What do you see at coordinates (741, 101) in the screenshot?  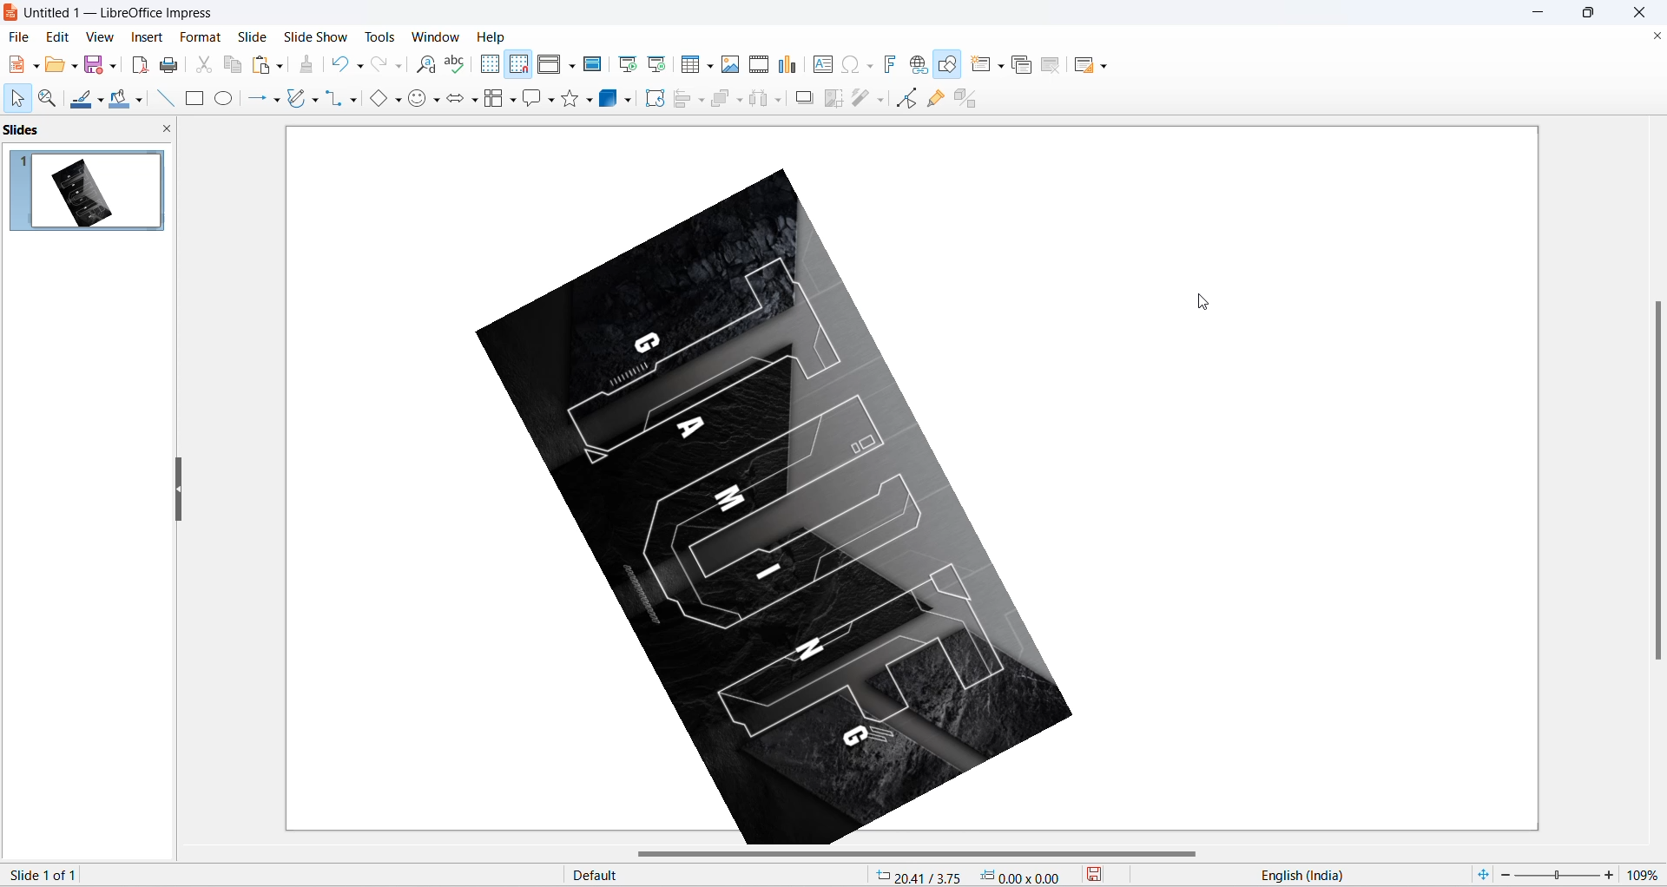 I see `arrange options` at bounding box center [741, 101].